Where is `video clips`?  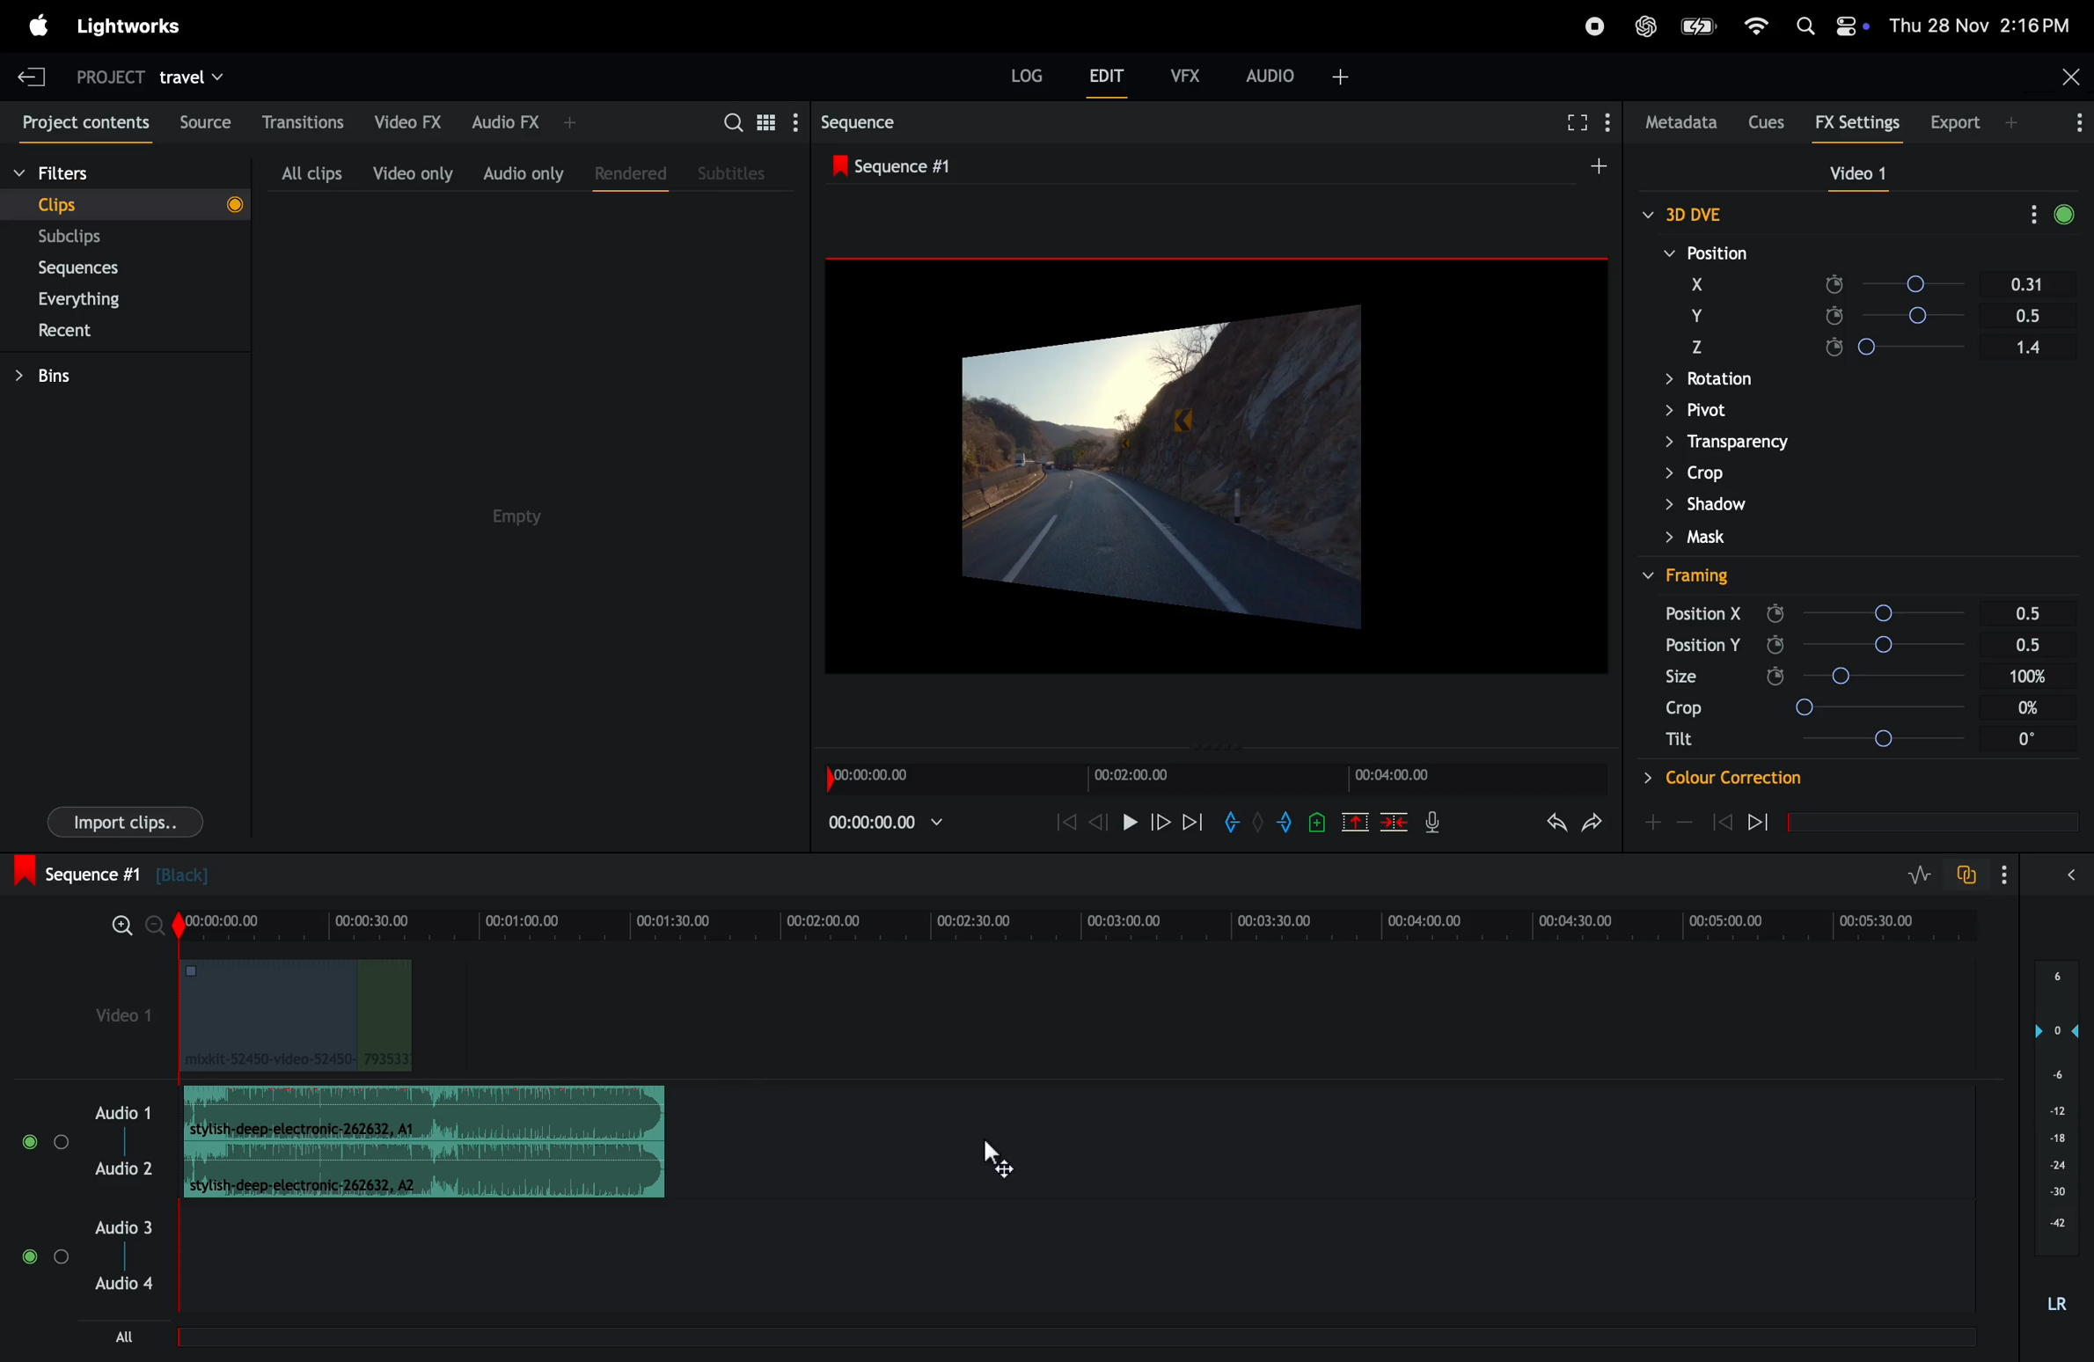 video clips is located at coordinates (292, 1015).